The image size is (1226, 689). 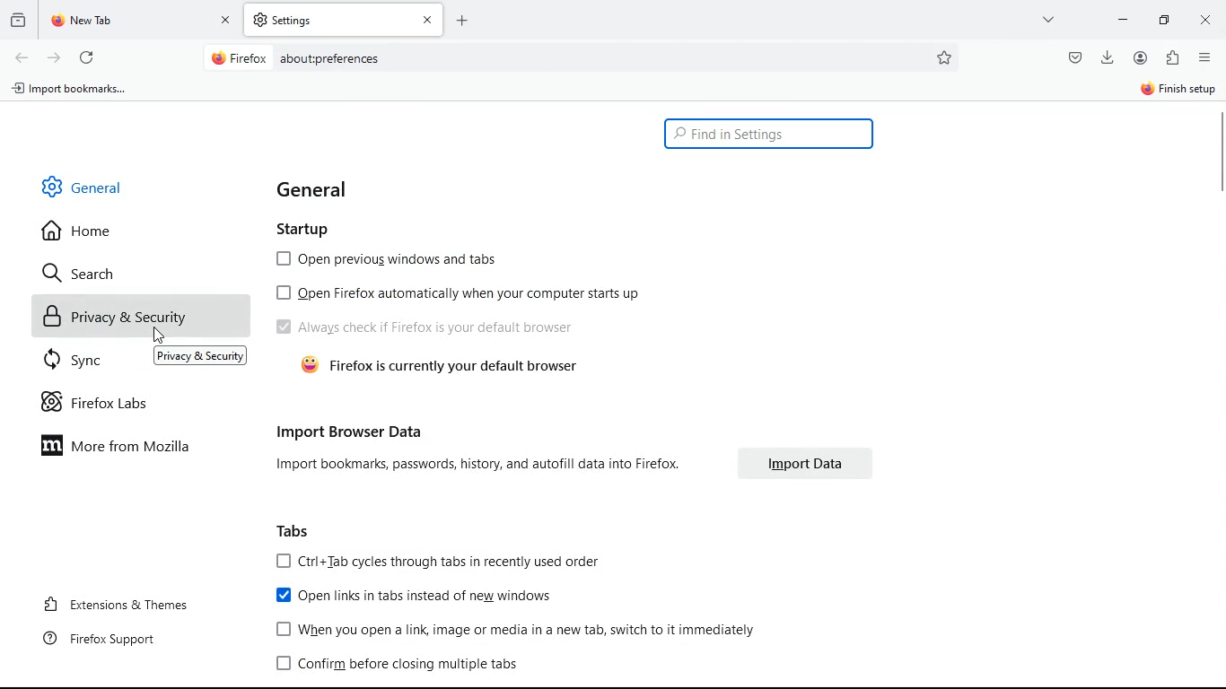 What do you see at coordinates (82, 363) in the screenshot?
I see `sync` at bounding box center [82, 363].